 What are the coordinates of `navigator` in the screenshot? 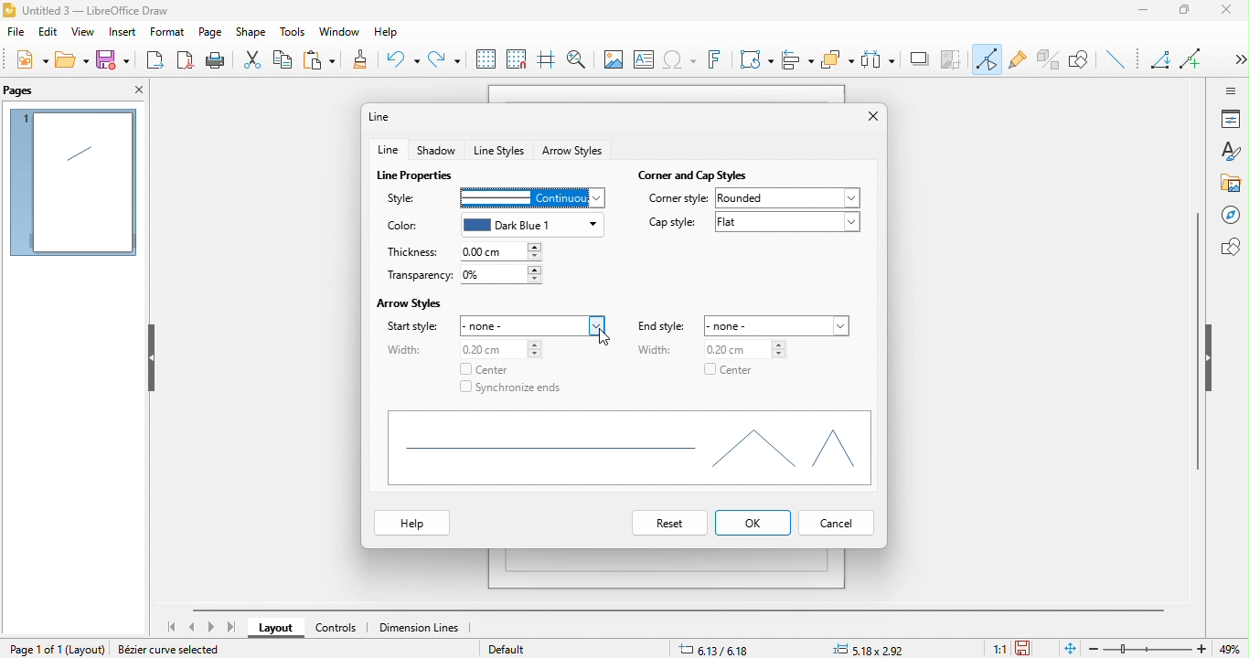 It's located at (1230, 215).